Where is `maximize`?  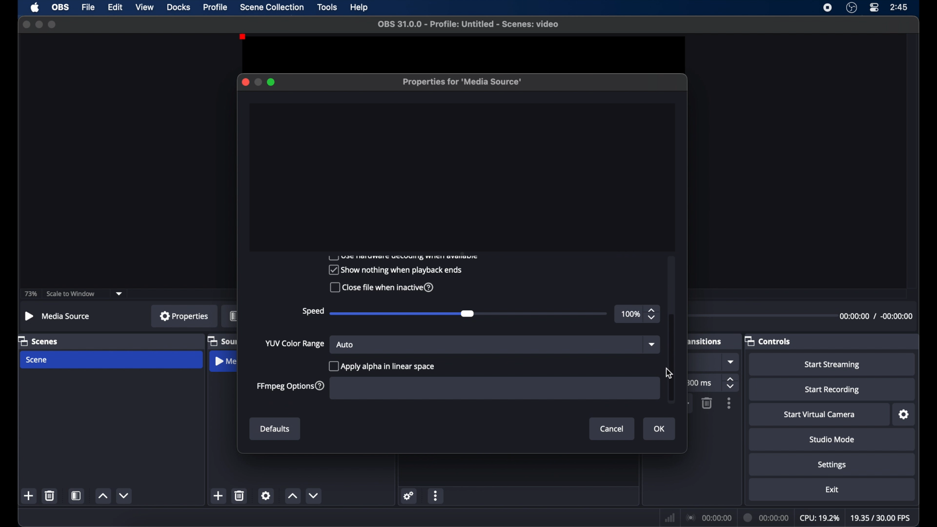 maximize is located at coordinates (53, 25).